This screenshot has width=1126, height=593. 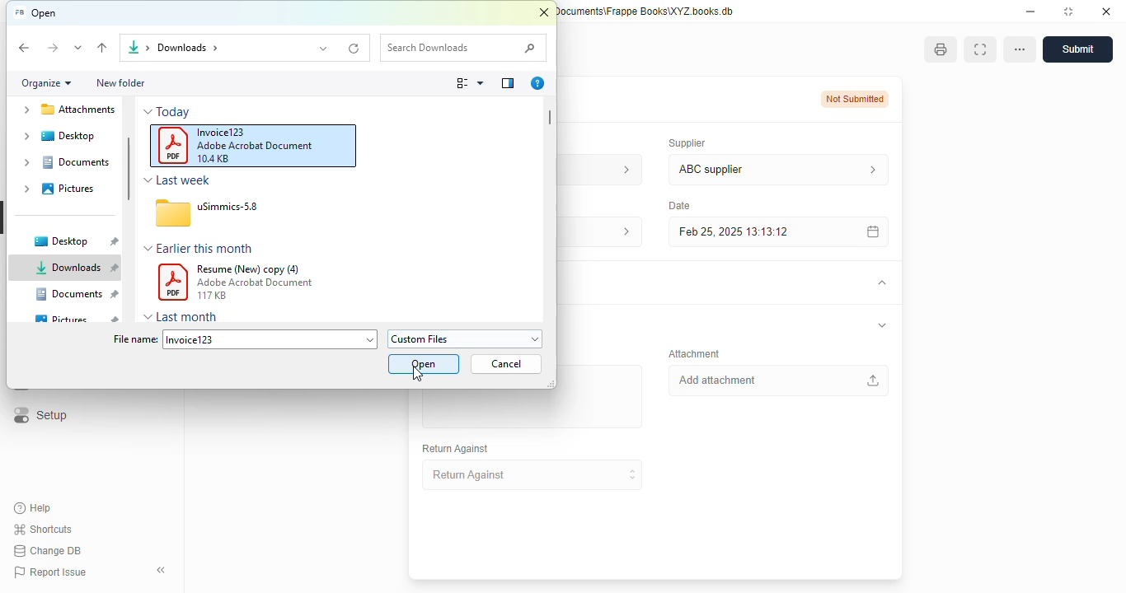 What do you see at coordinates (508, 83) in the screenshot?
I see `show the preview pane` at bounding box center [508, 83].